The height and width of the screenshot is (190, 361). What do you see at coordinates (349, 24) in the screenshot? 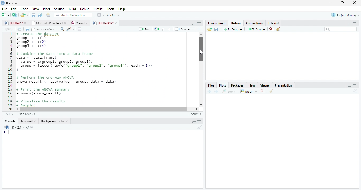
I see `Minimize` at bounding box center [349, 24].